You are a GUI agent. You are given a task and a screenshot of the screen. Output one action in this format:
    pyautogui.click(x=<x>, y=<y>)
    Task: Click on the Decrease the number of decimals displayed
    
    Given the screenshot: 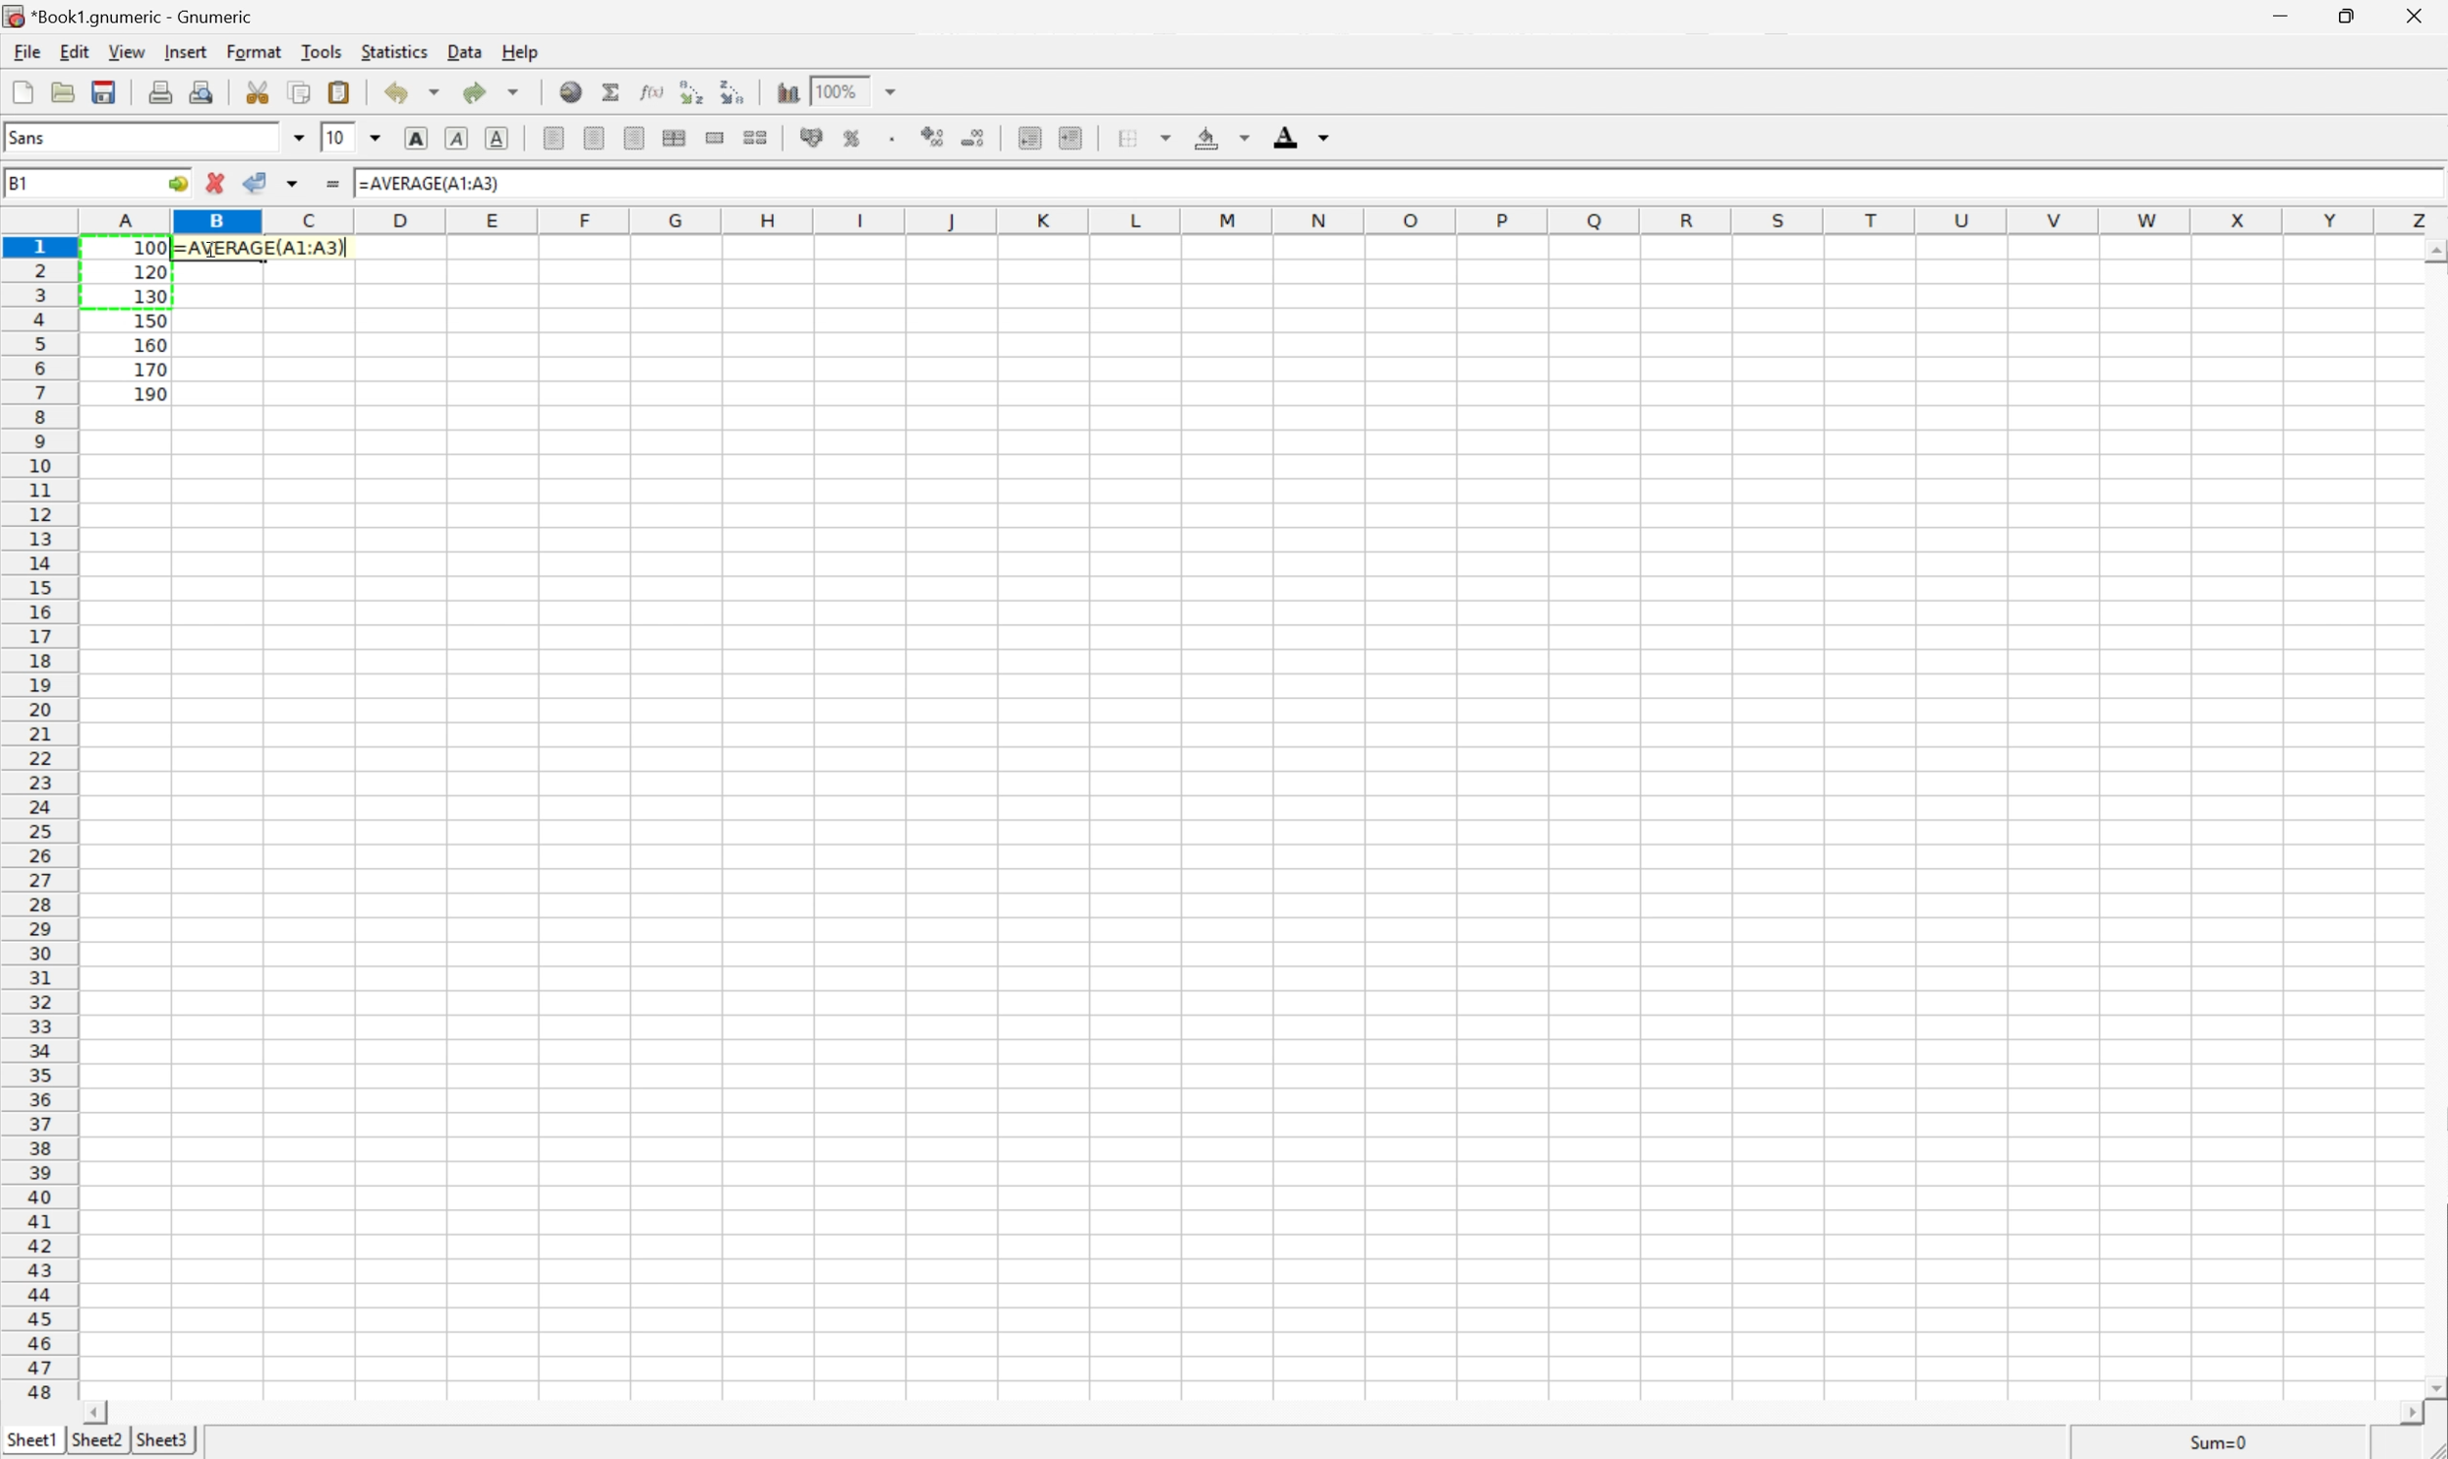 What is the action you would take?
    pyautogui.click(x=976, y=140)
    